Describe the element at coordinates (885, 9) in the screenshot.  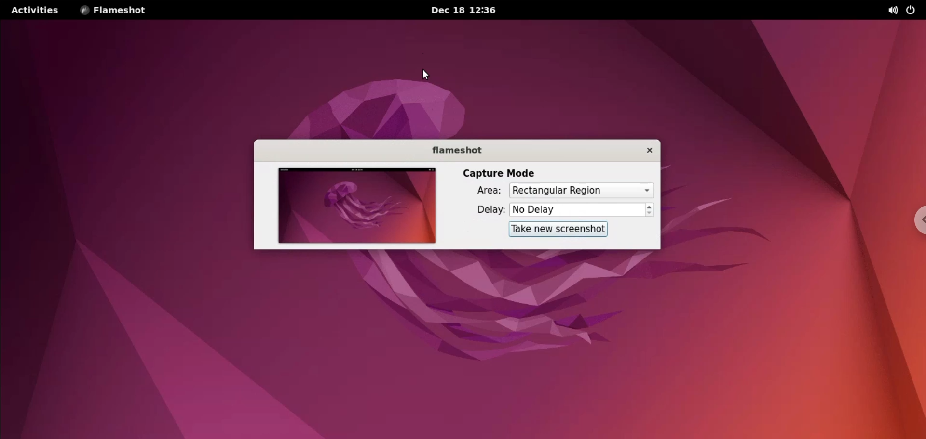
I see `sound settings menu` at that location.